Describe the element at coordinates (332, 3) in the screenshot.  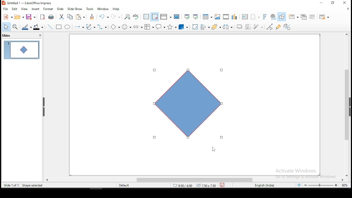
I see `restore` at that location.